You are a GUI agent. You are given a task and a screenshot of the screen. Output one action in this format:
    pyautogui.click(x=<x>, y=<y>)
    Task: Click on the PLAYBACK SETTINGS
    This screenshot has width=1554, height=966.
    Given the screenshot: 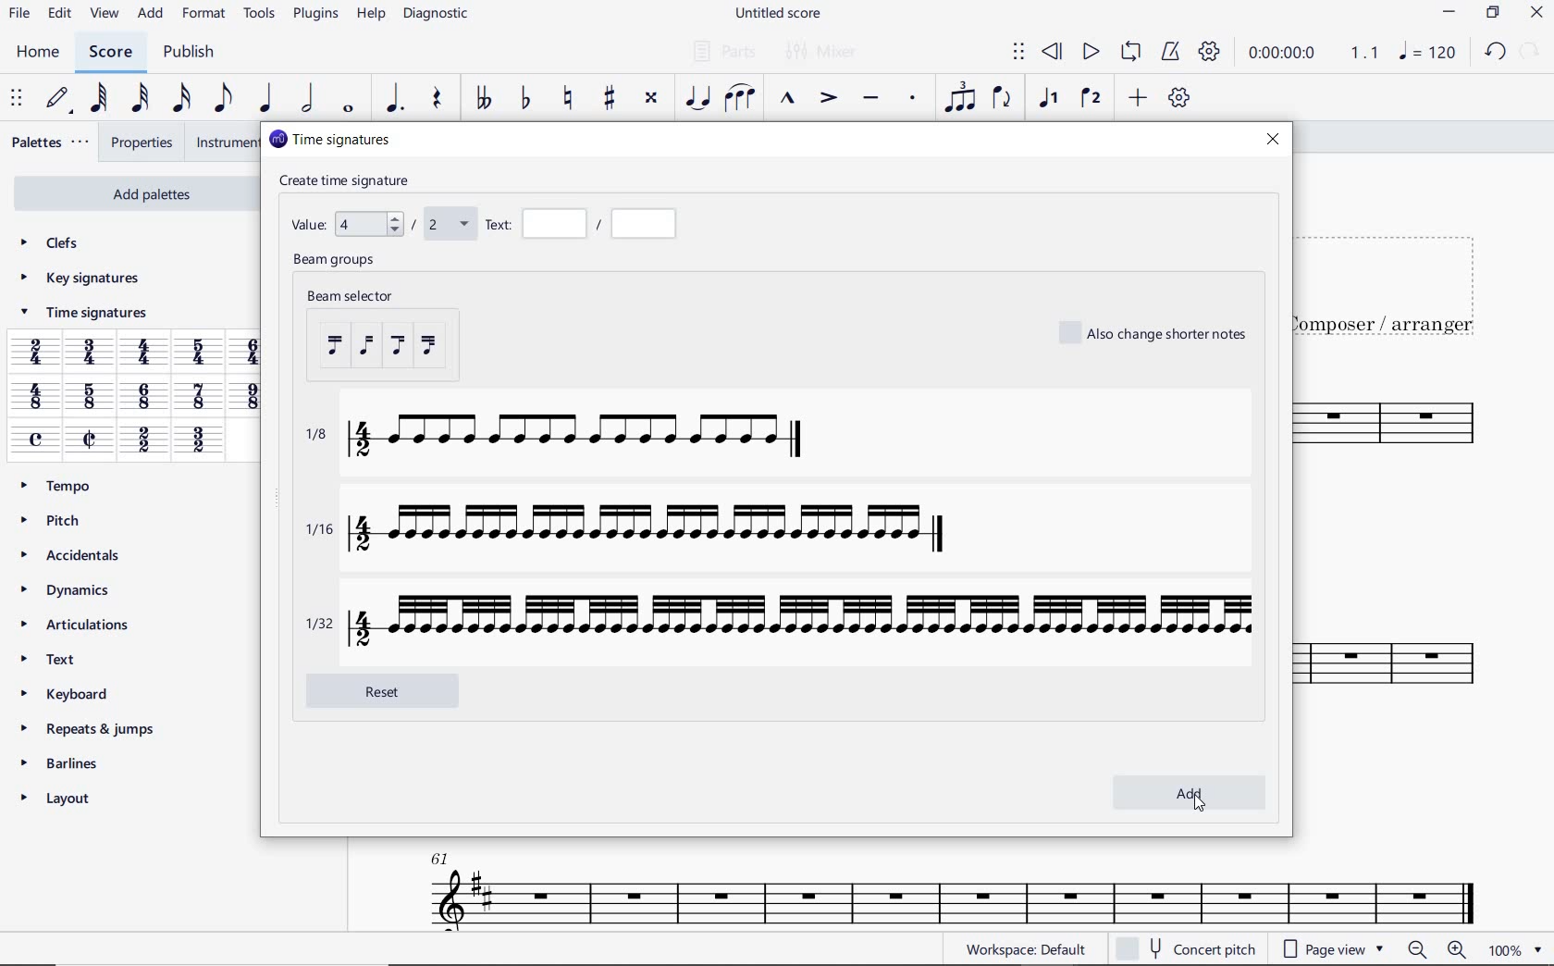 What is the action you would take?
    pyautogui.click(x=1211, y=55)
    